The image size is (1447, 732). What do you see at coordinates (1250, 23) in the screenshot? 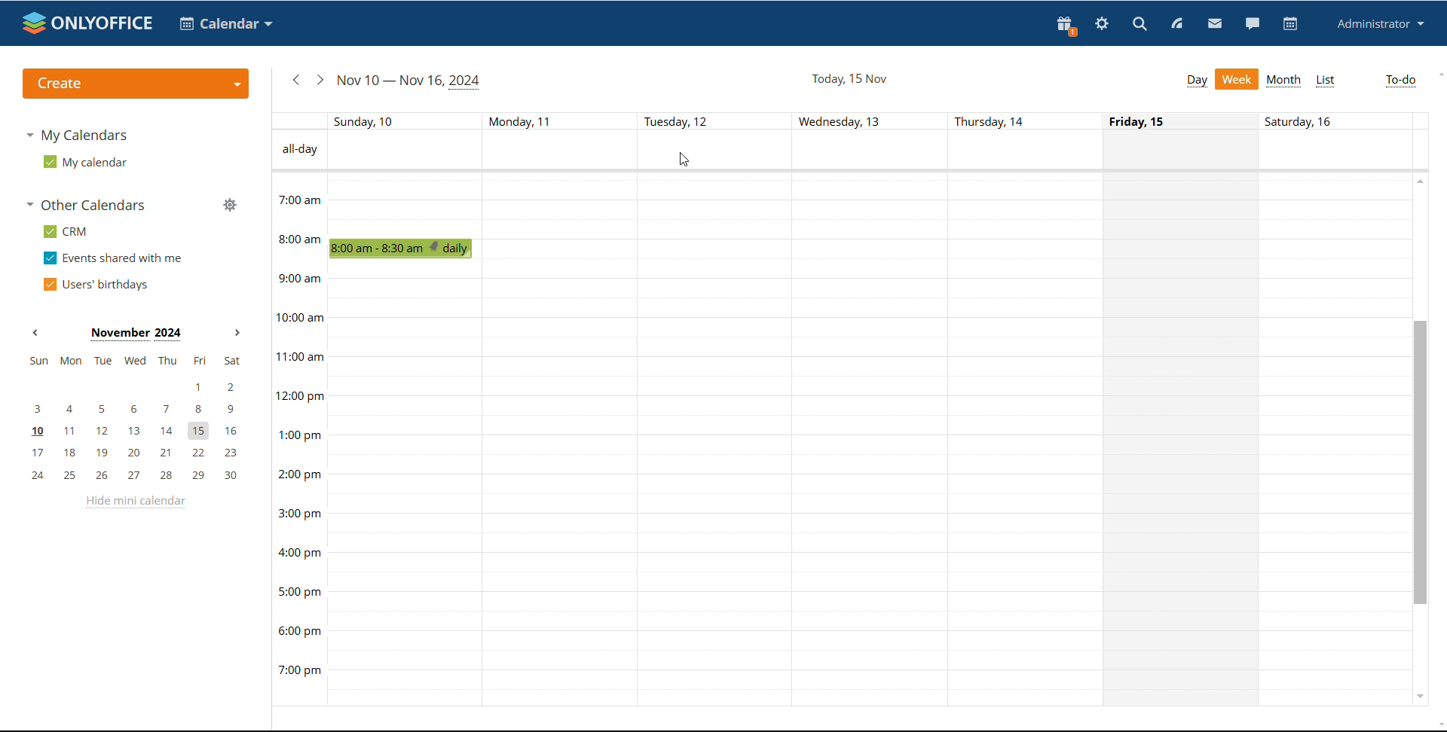
I see `chat` at bounding box center [1250, 23].